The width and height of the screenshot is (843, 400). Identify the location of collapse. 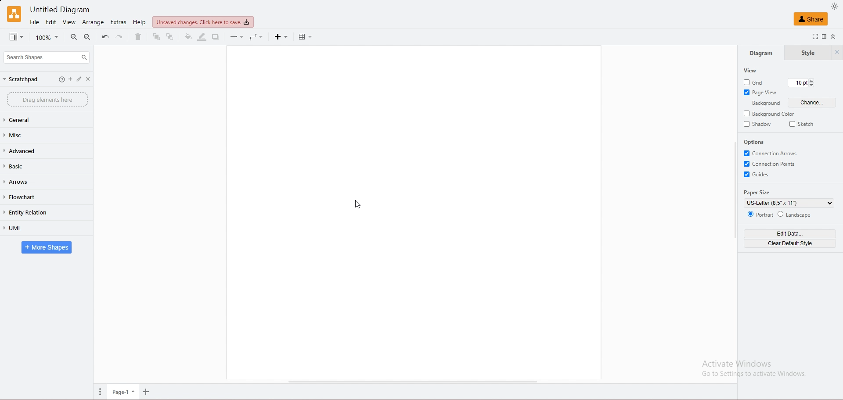
(836, 37).